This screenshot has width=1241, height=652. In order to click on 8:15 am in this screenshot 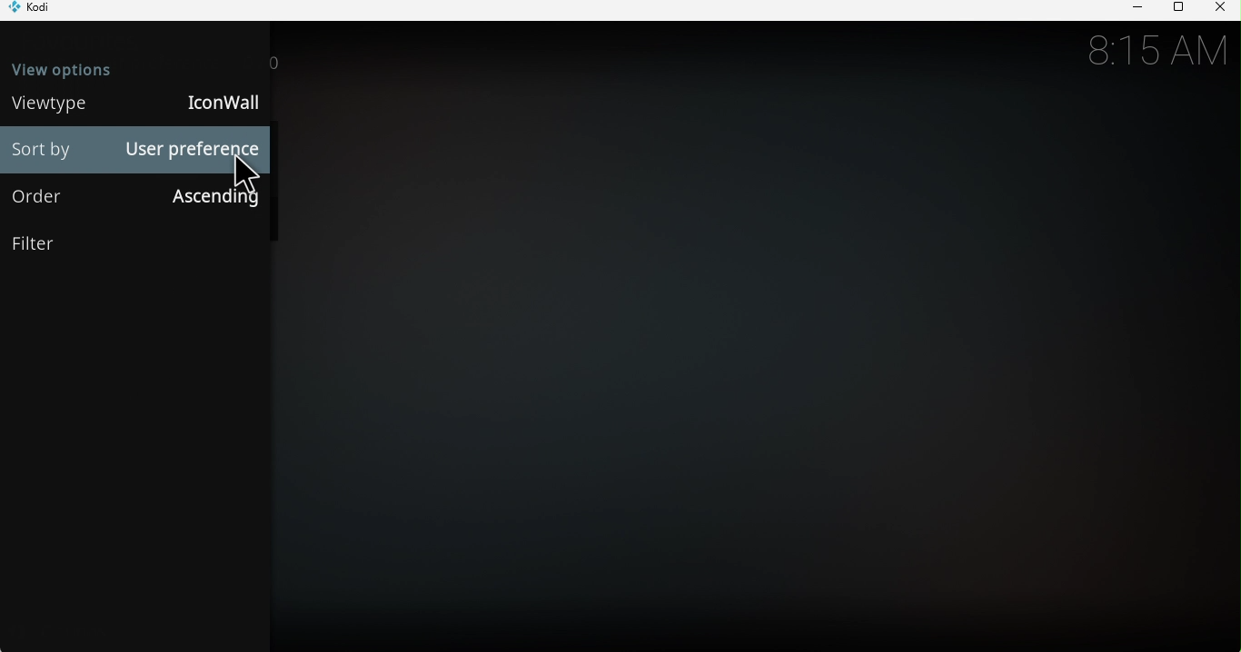, I will do `click(1155, 51)`.